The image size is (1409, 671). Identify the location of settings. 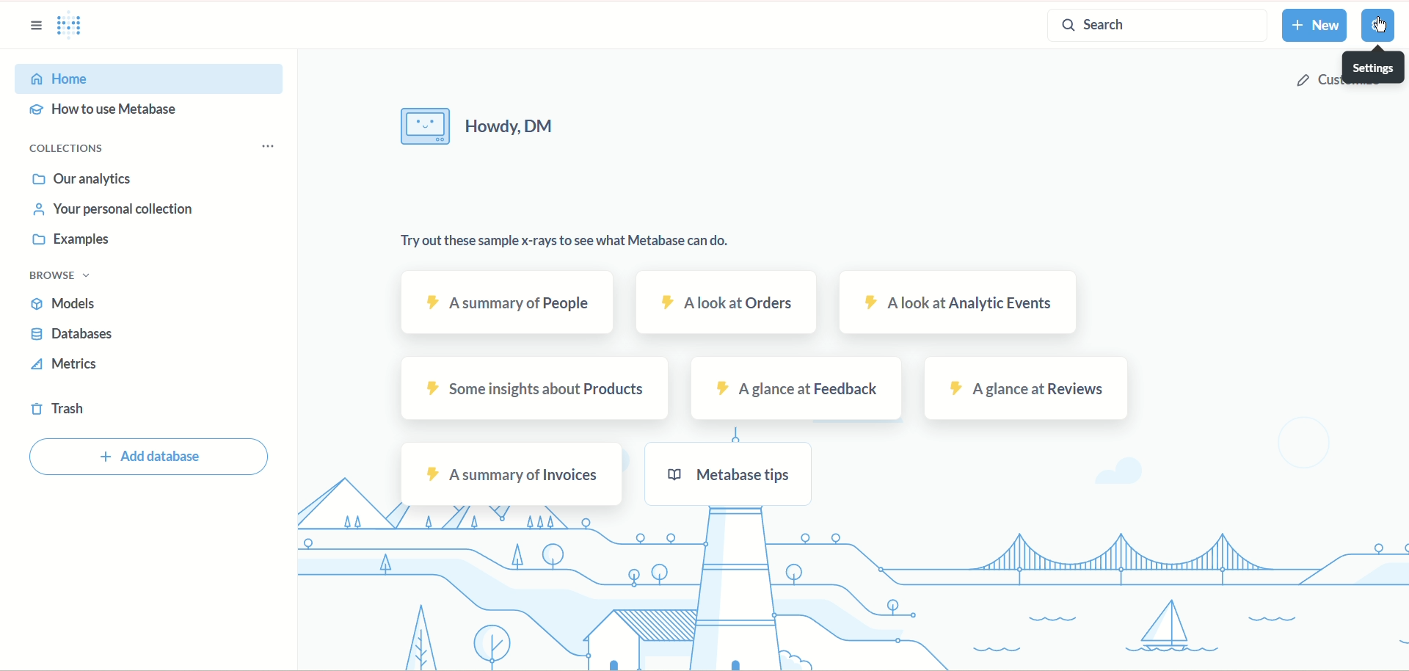
(1375, 27).